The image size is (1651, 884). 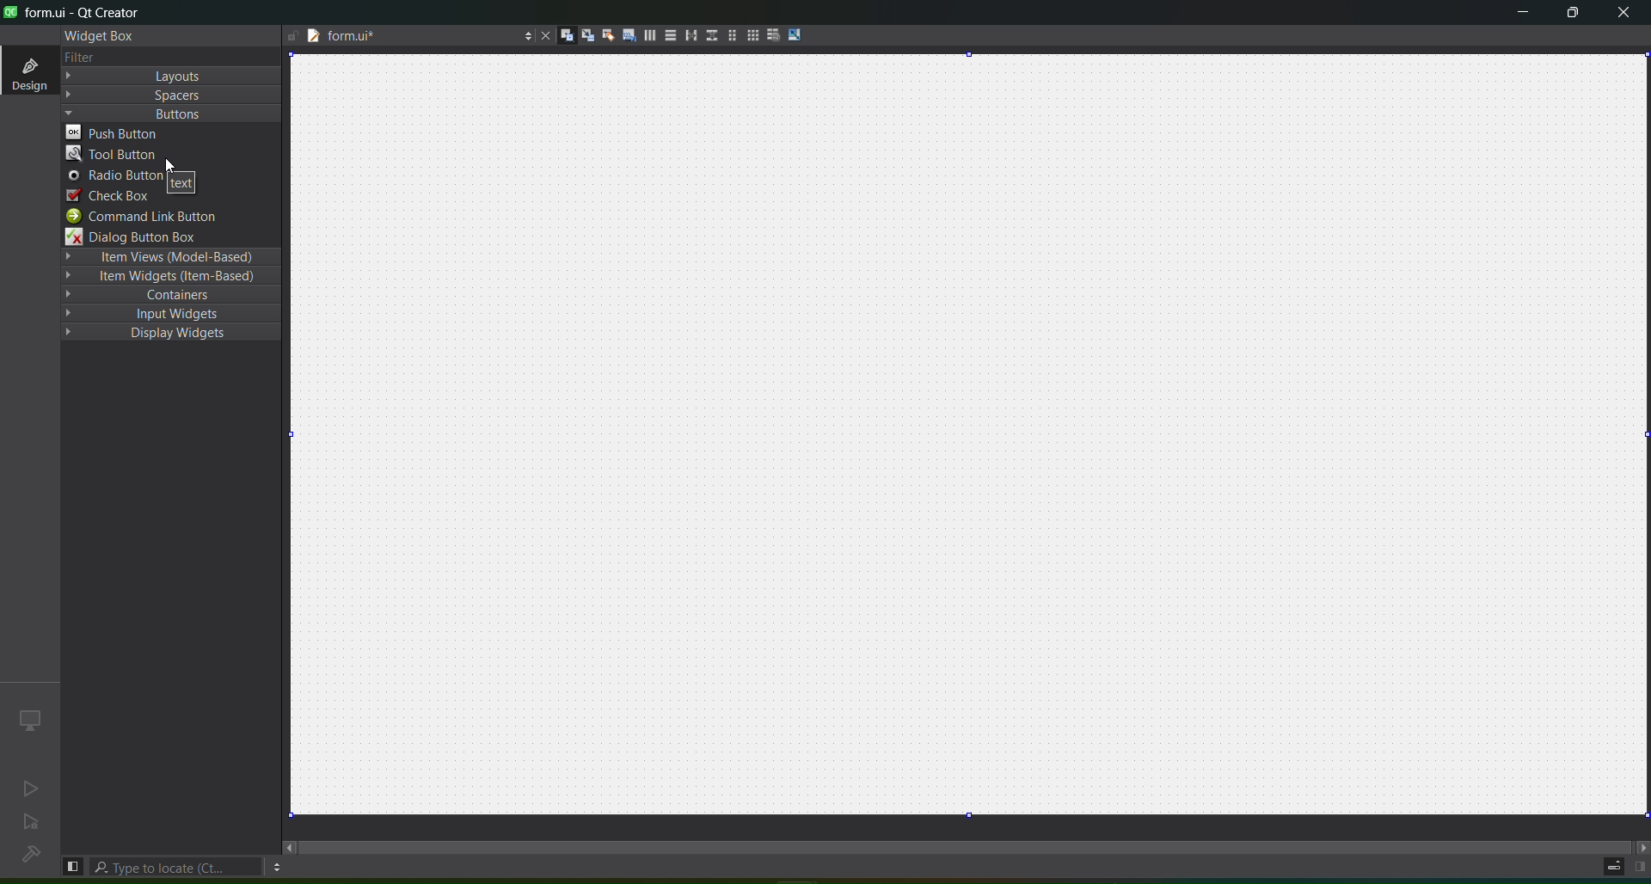 I want to click on type to locate, so click(x=177, y=867).